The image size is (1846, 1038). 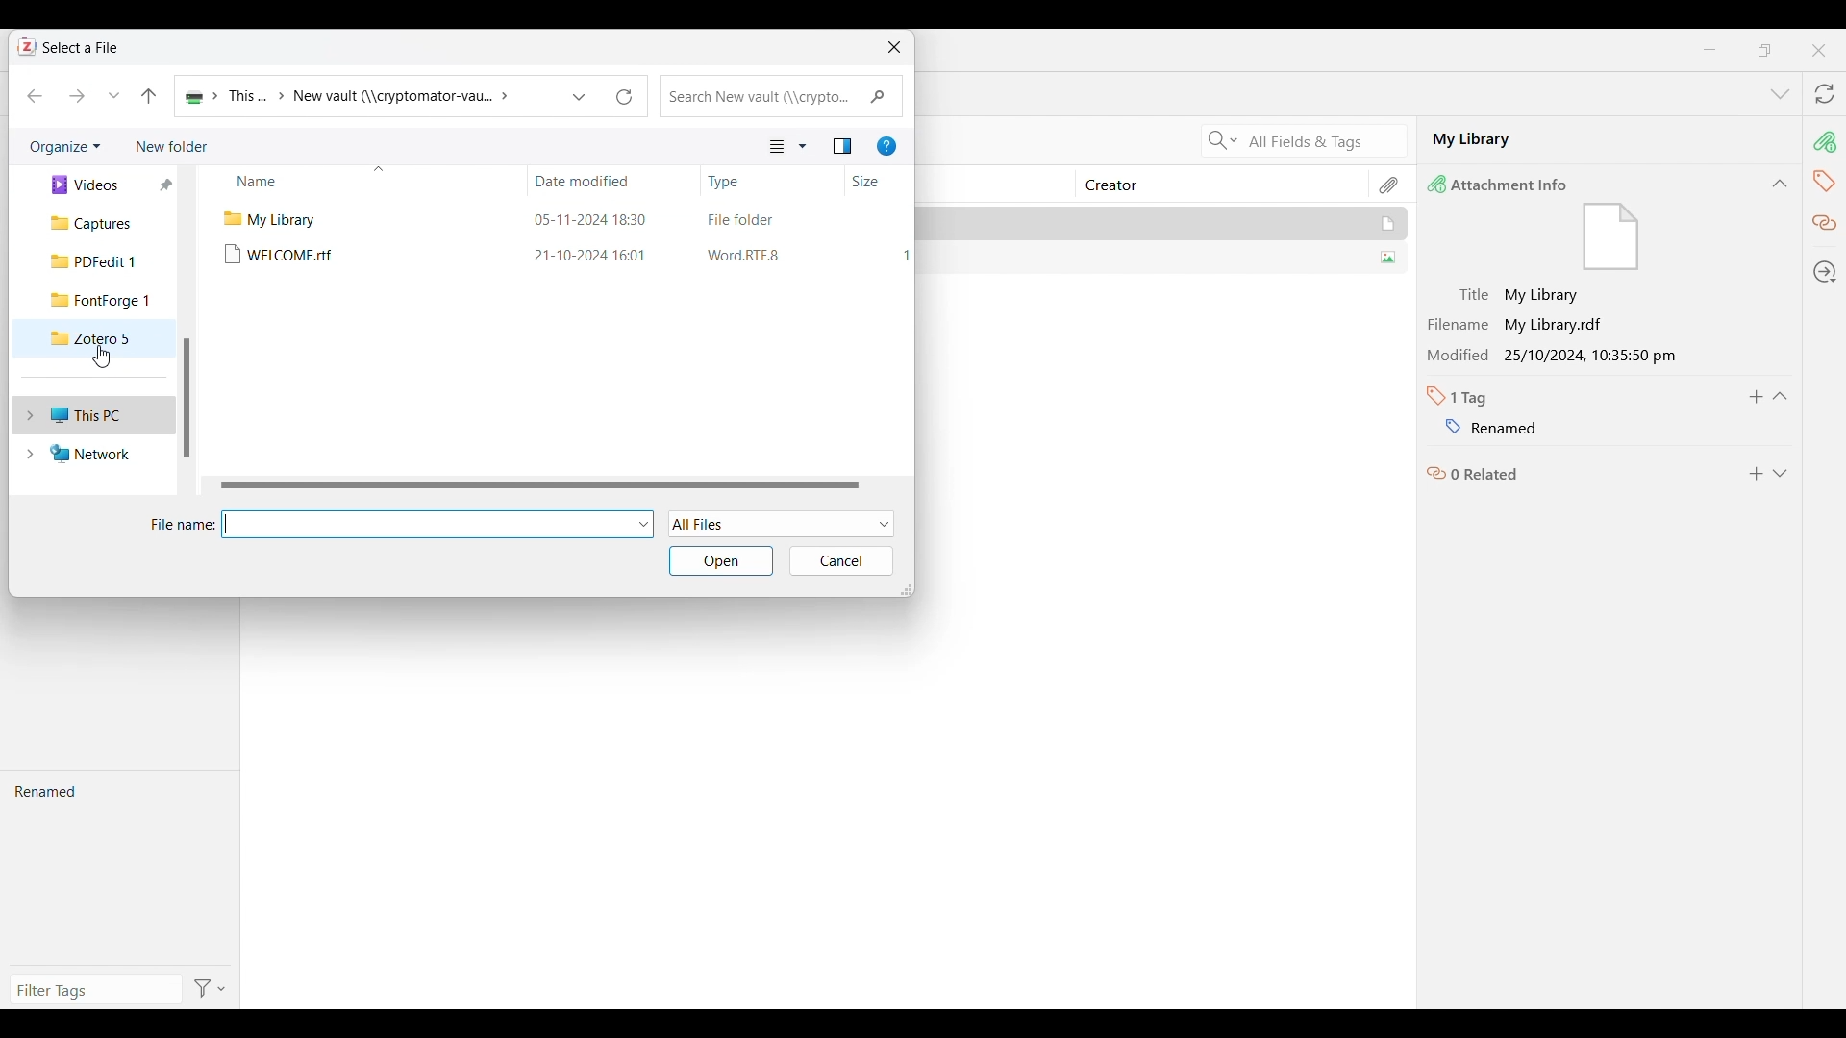 What do you see at coordinates (1756, 397) in the screenshot?
I see `Add` at bounding box center [1756, 397].